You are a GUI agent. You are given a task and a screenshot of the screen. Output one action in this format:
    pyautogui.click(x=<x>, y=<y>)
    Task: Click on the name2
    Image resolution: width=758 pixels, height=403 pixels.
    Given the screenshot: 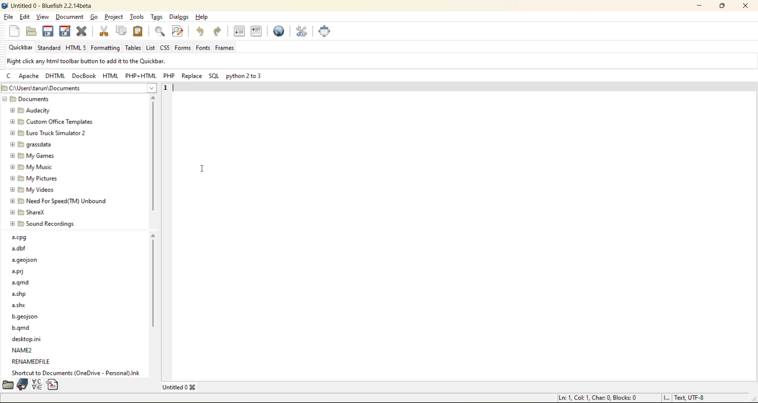 What is the action you would take?
    pyautogui.click(x=23, y=350)
    